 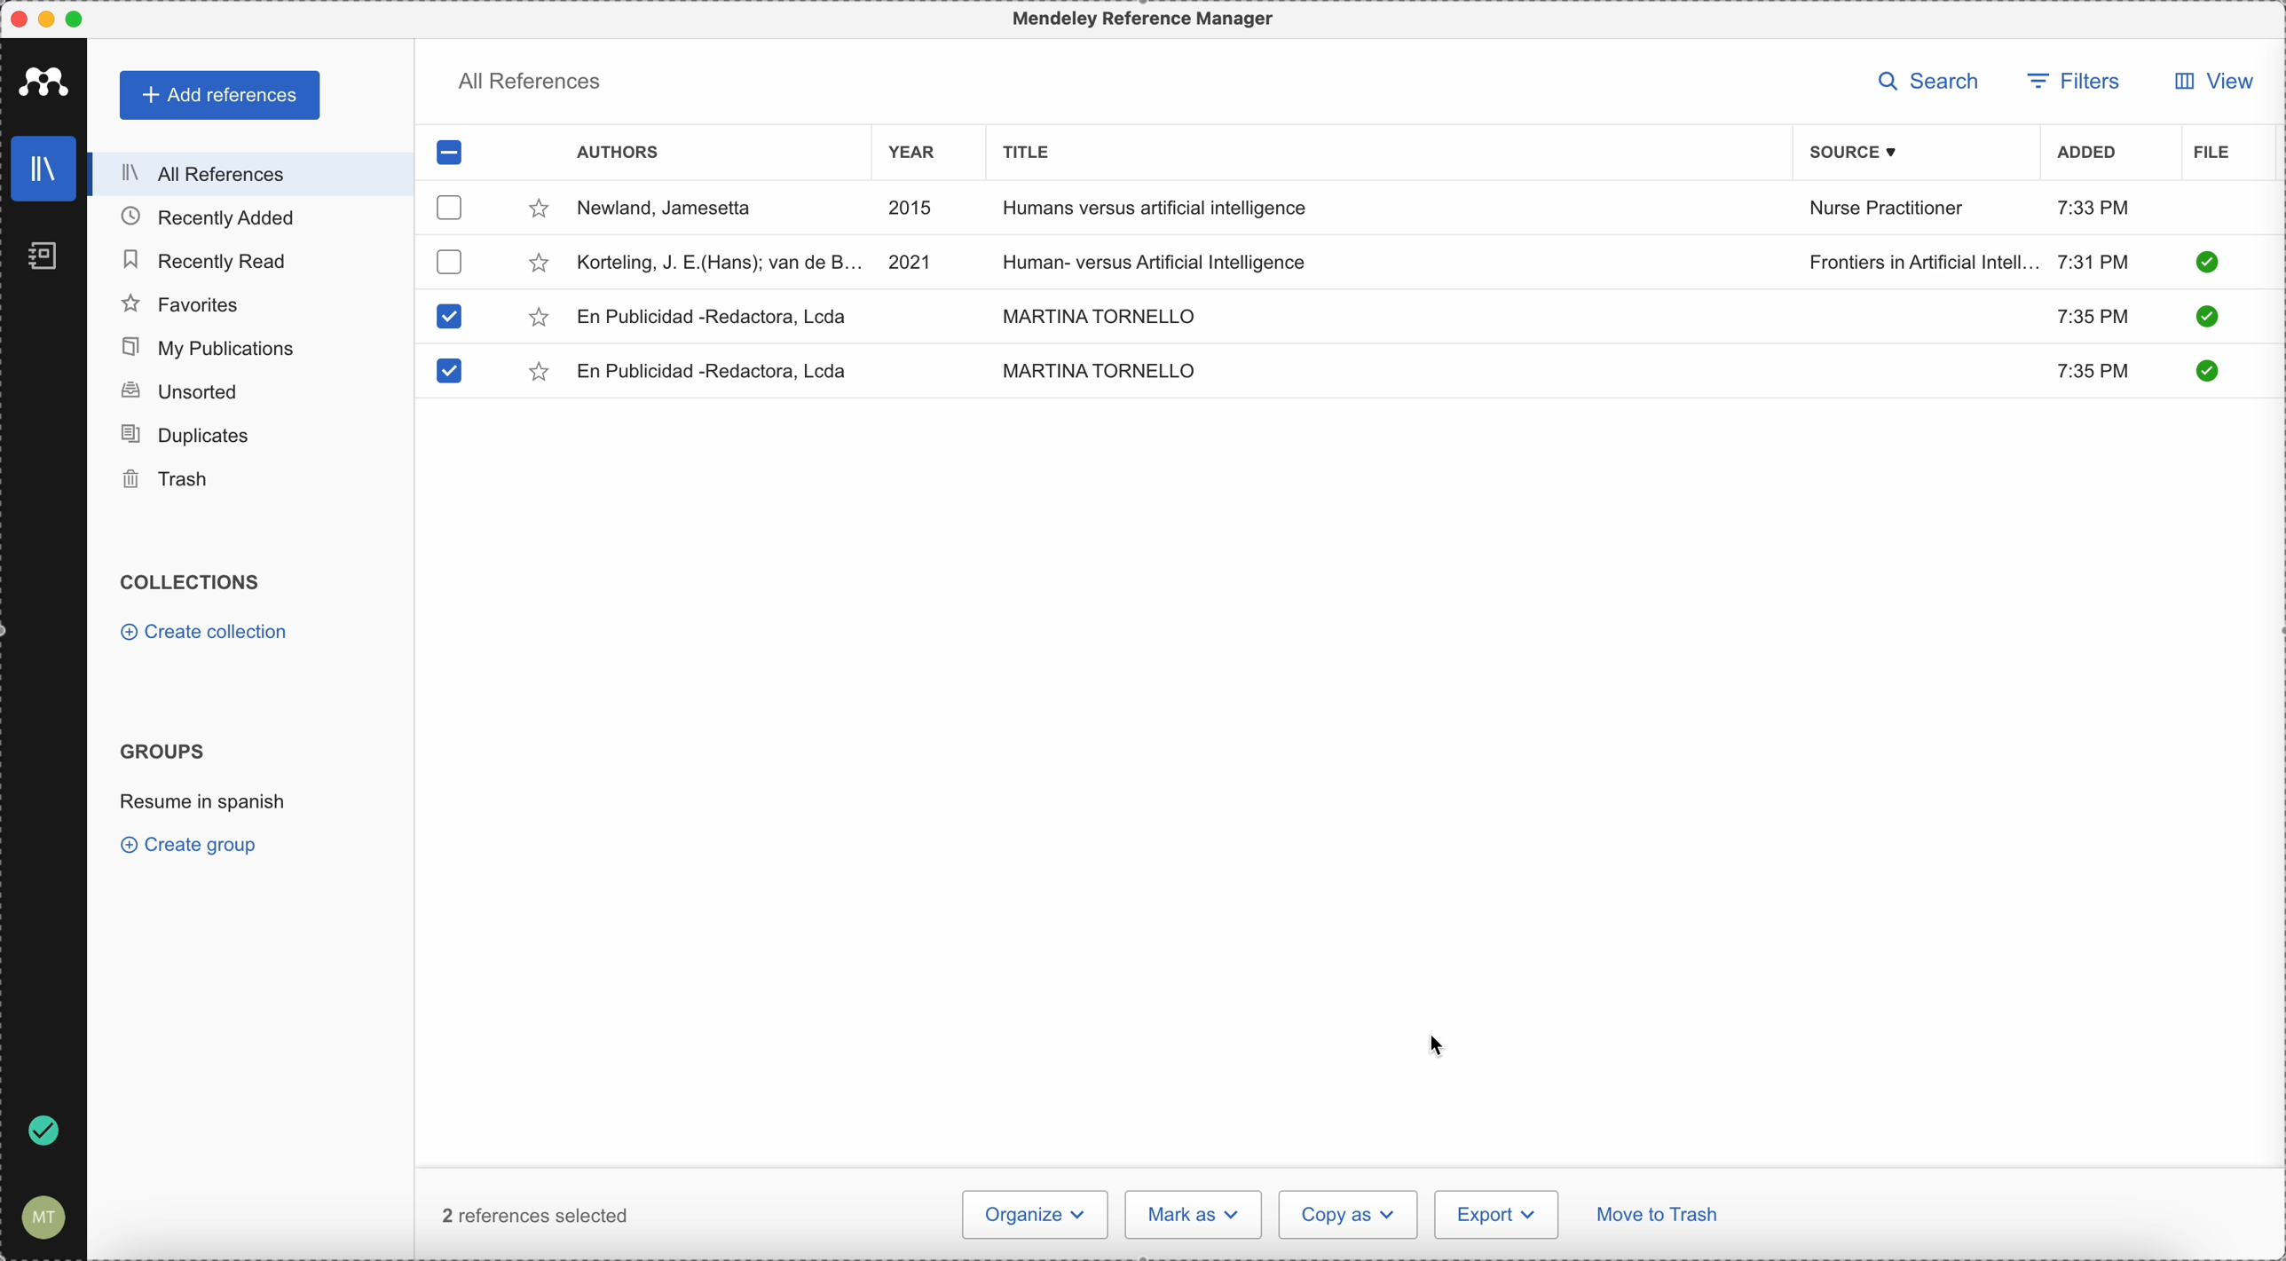 What do you see at coordinates (2093, 260) in the screenshot?
I see `7:31 PM` at bounding box center [2093, 260].